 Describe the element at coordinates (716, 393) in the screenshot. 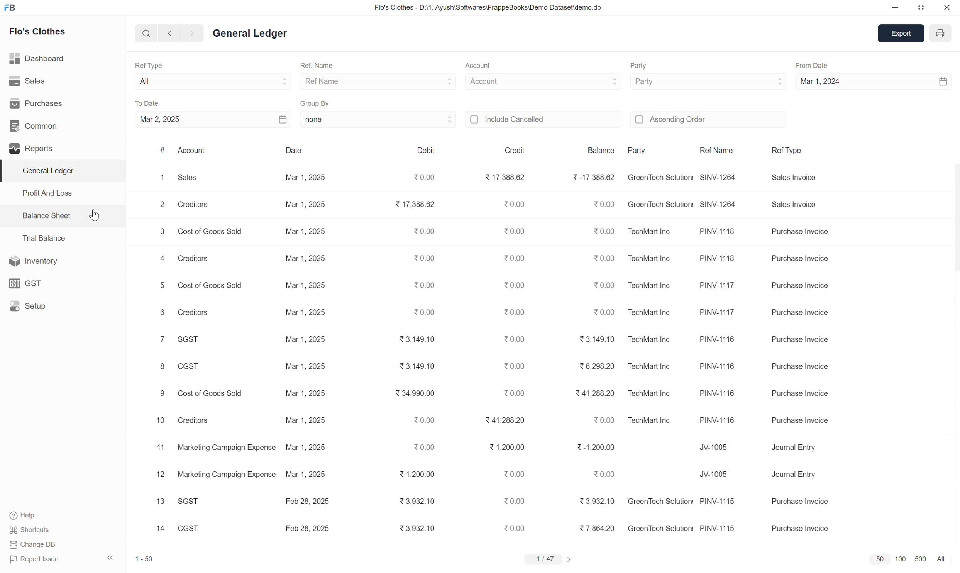

I see `PNW 1116` at that location.